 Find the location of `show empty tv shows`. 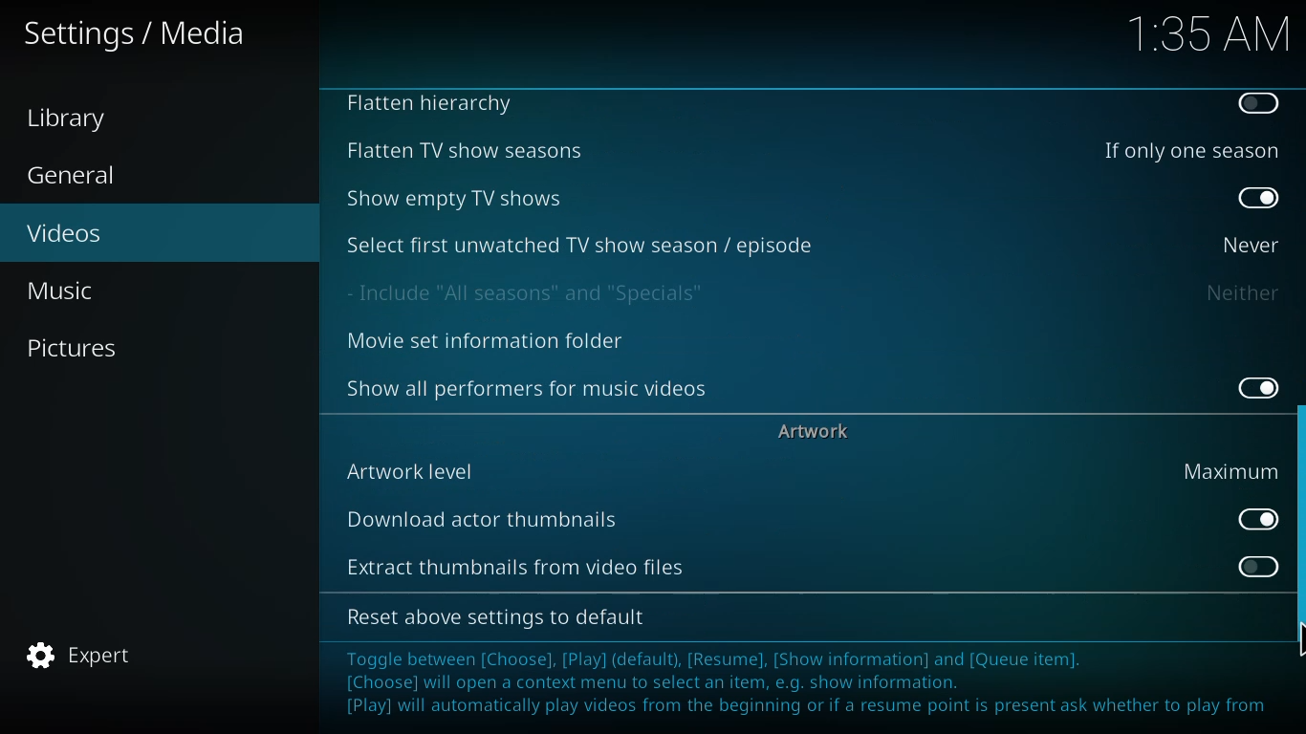

show empty tv shows is located at coordinates (458, 198).